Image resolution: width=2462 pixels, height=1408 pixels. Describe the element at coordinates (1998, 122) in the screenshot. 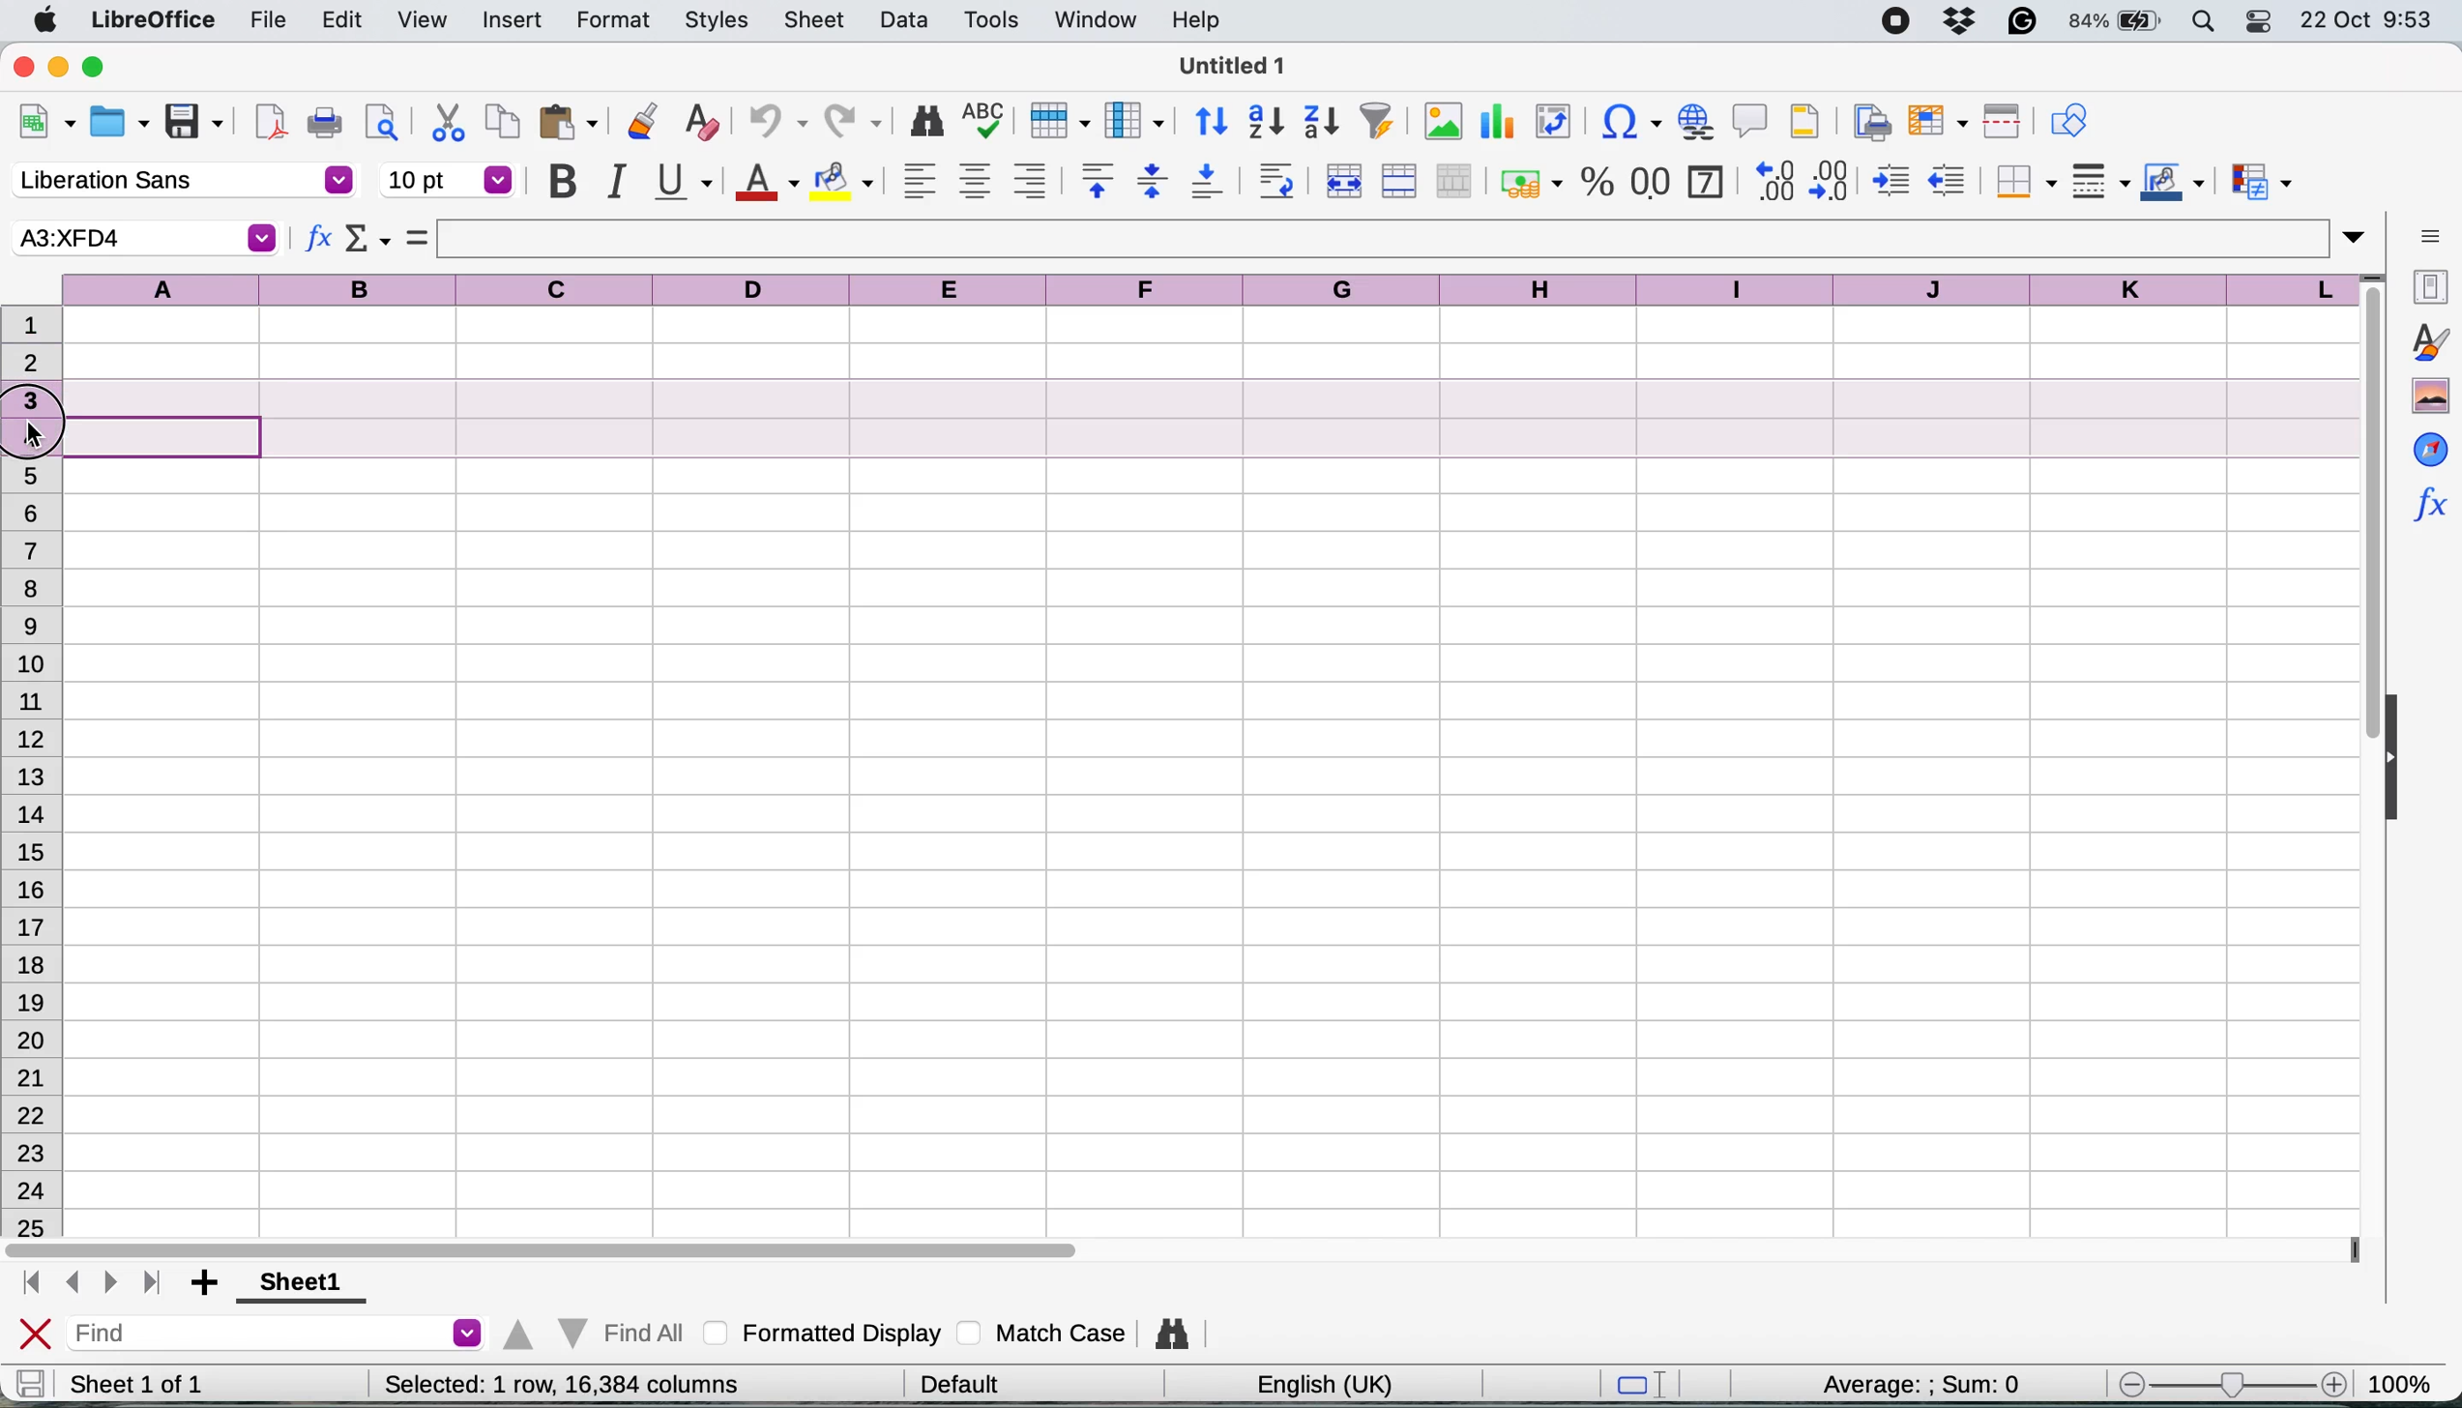

I see `split window` at that location.